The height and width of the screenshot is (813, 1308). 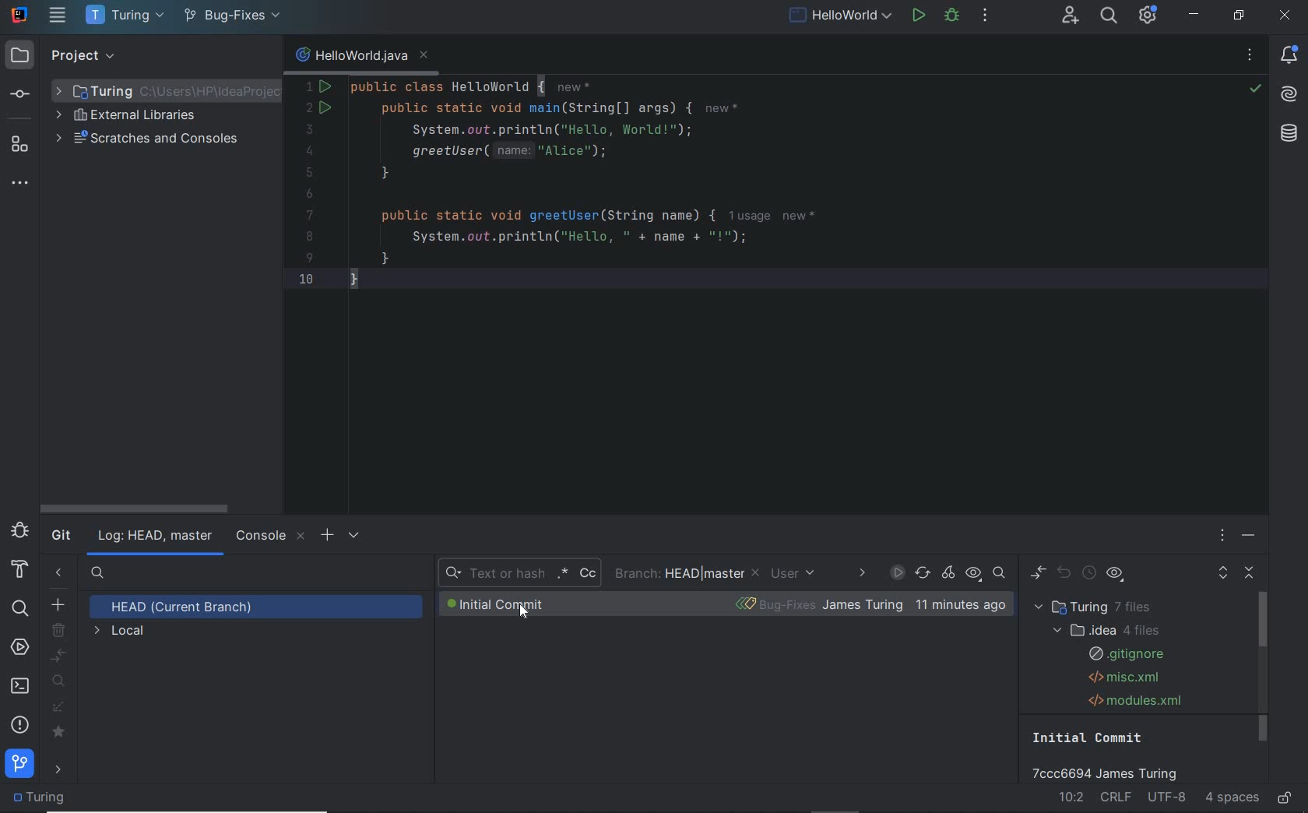 I want to click on DATE, so click(x=861, y=574).